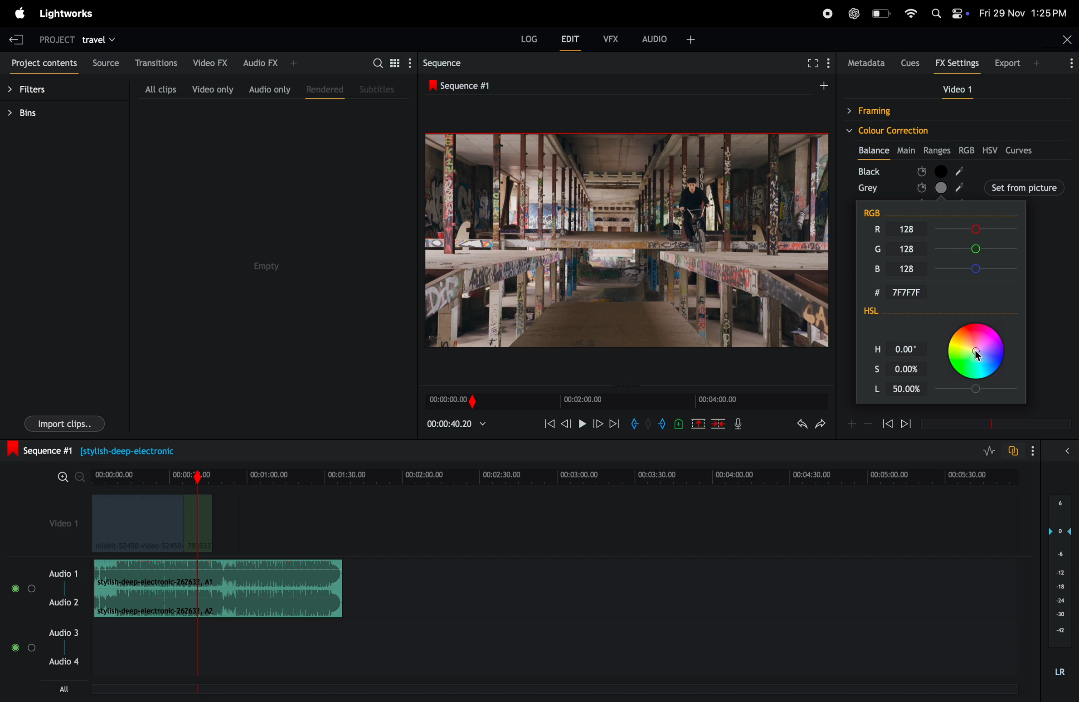  Describe the element at coordinates (870, 367) in the screenshot. I see `S` at that location.